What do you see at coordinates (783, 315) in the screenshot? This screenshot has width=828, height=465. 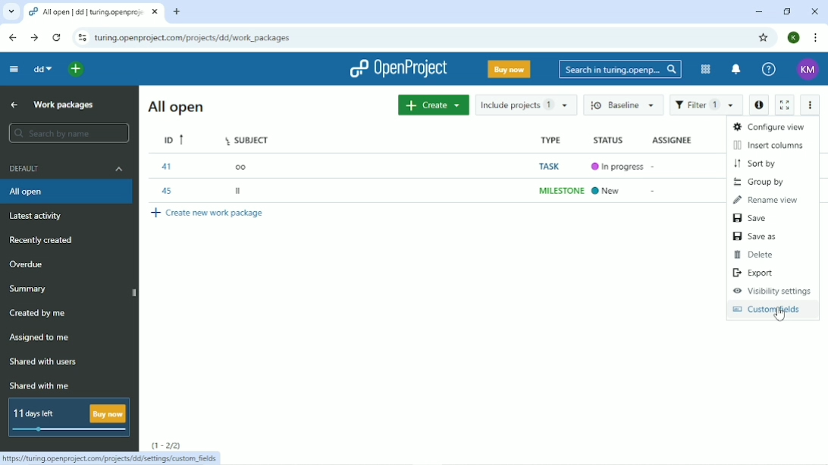 I see `cursor` at bounding box center [783, 315].